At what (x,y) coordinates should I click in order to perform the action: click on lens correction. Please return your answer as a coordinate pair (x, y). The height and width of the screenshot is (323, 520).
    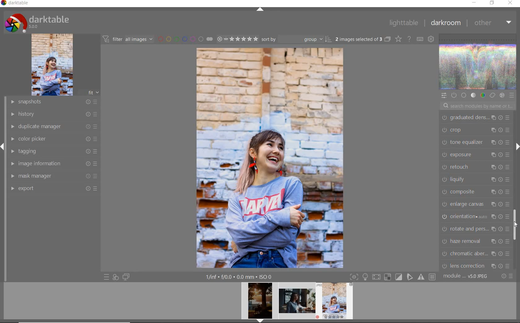
    Looking at the image, I should click on (474, 265).